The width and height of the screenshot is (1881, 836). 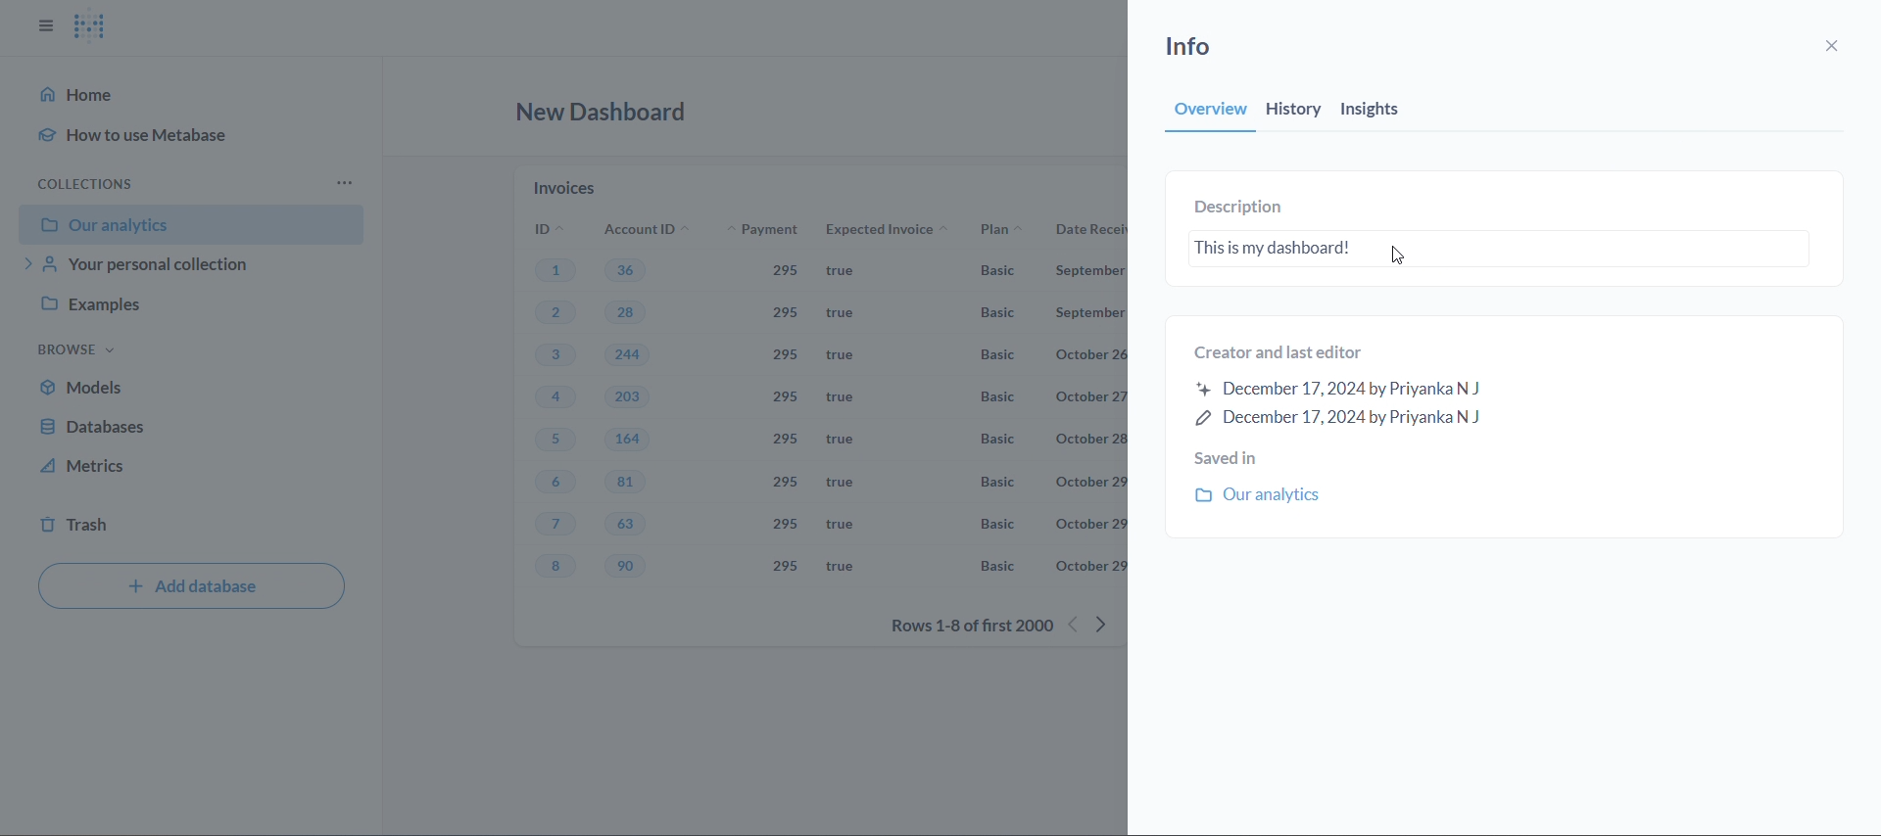 What do you see at coordinates (791, 523) in the screenshot?
I see `295` at bounding box center [791, 523].